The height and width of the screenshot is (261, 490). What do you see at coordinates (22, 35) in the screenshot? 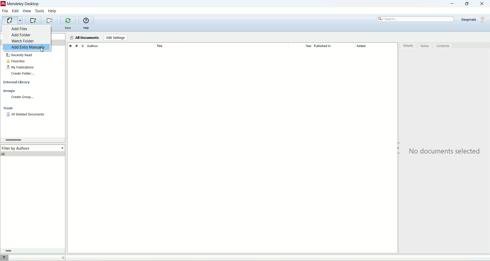
I see `add folder` at bounding box center [22, 35].